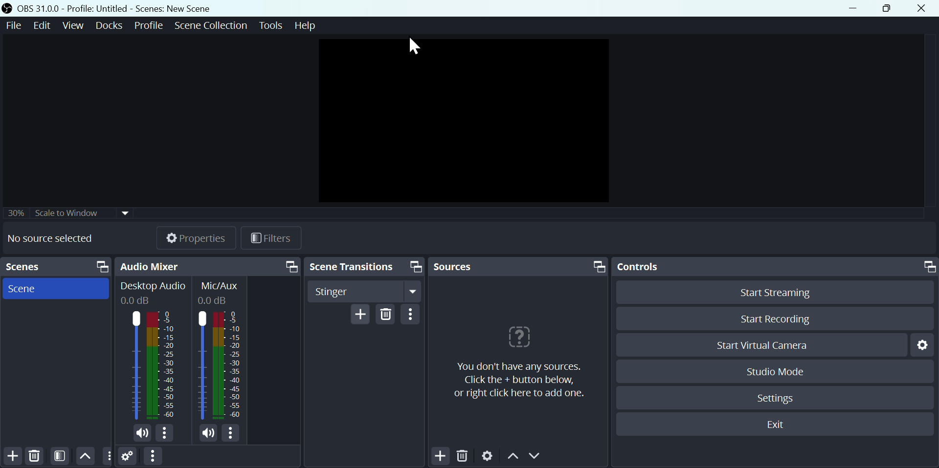  What do you see at coordinates (167, 434) in the screenshot?
I see `more options` at bounding box center [167, 434].